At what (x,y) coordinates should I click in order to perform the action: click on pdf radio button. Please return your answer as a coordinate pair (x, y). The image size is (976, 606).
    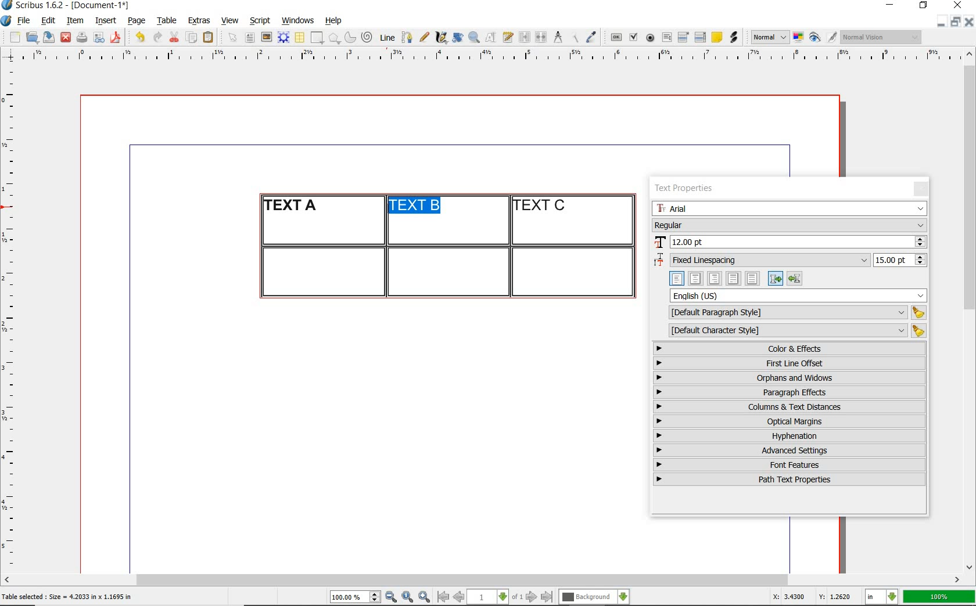
    Looking at the image, I should click on (650, 39).